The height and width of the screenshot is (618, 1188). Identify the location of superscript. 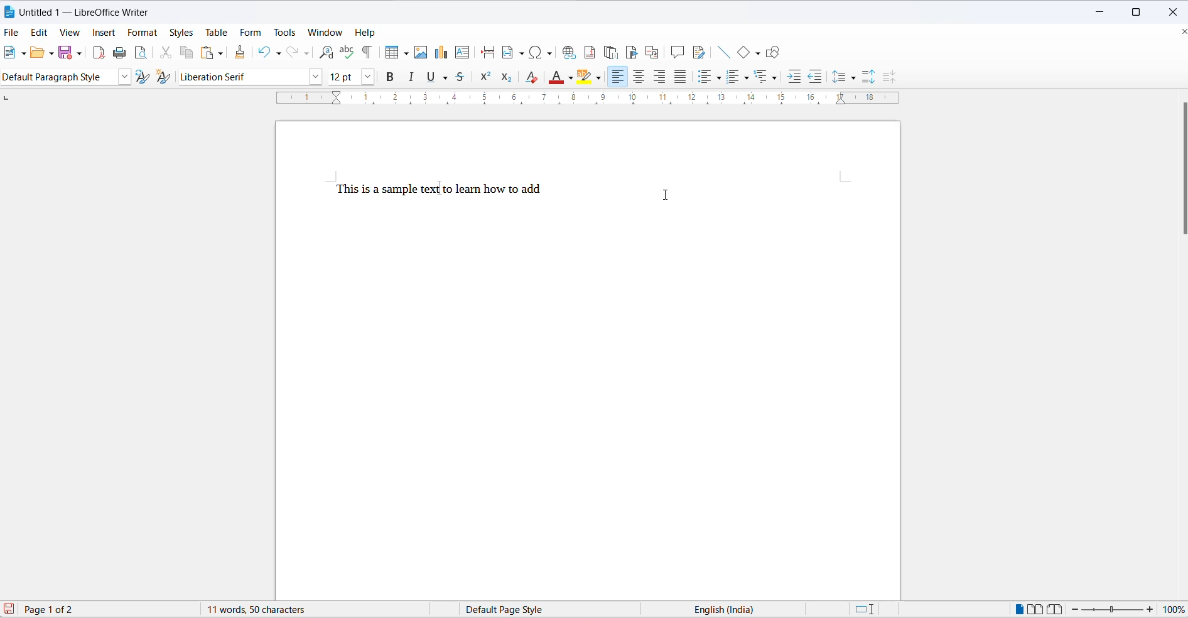
(485, 78).